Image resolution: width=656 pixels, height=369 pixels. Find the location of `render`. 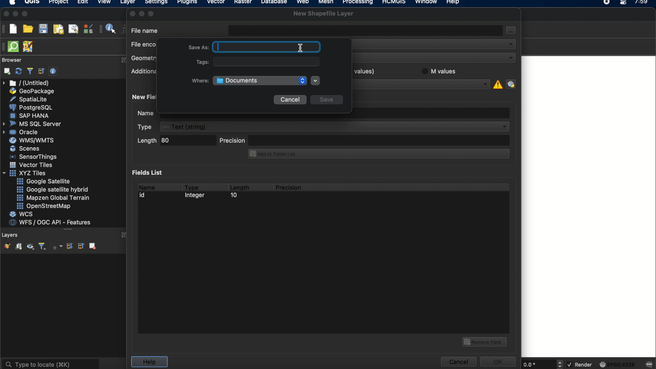

render is located at coordinates (580, 365).